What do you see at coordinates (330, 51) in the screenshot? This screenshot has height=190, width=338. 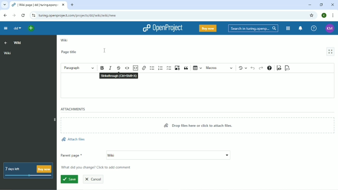 I see `Activate zen mode` at bounding box center [330, 51].